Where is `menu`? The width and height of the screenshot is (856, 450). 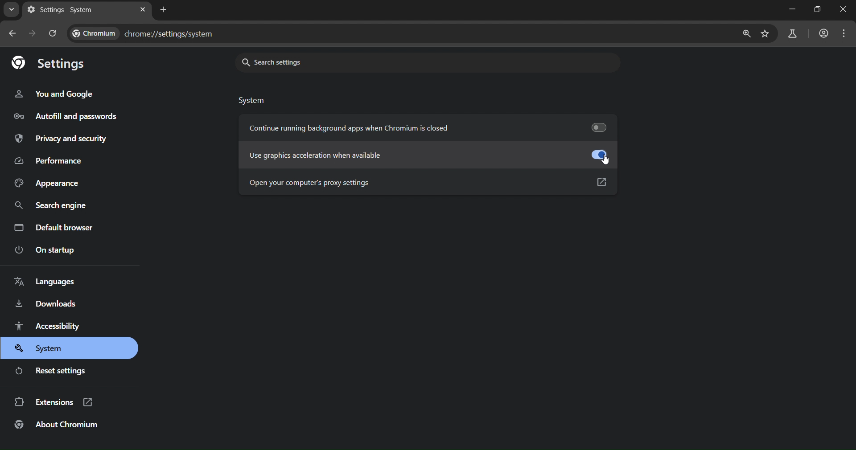
menu is located at coordinates (847, 33).